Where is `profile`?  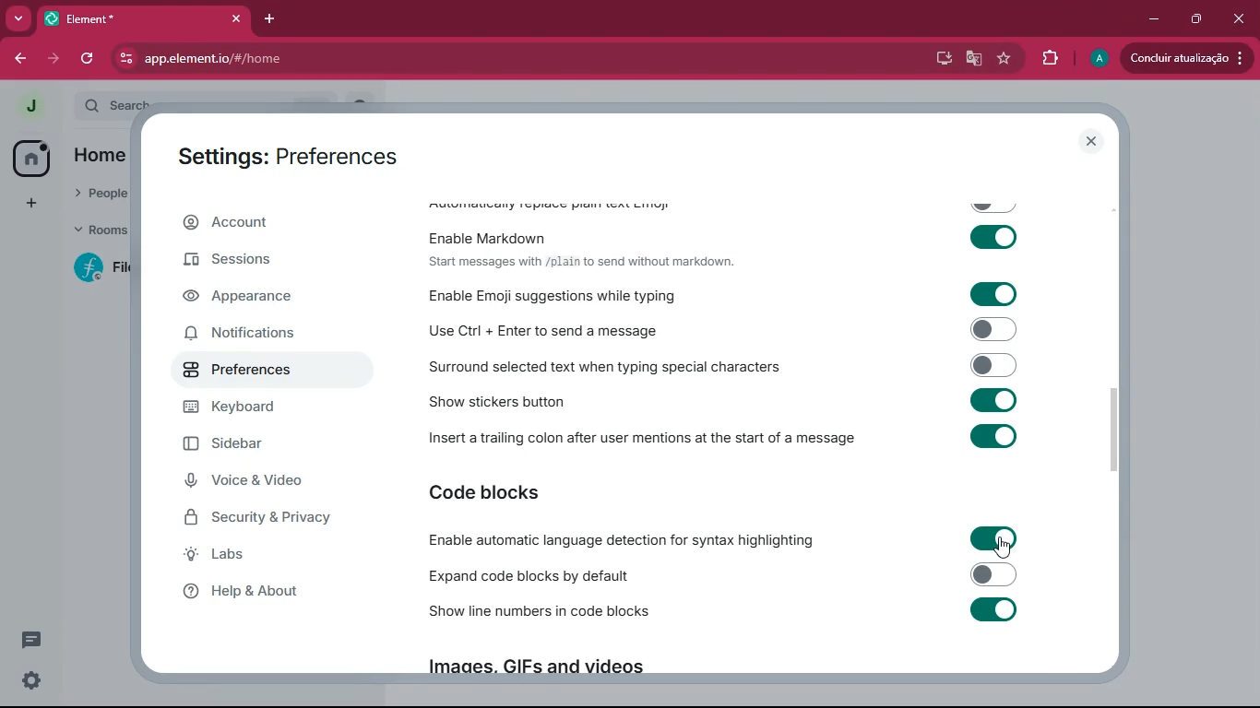
profile is located at coordinates (1099, 59).